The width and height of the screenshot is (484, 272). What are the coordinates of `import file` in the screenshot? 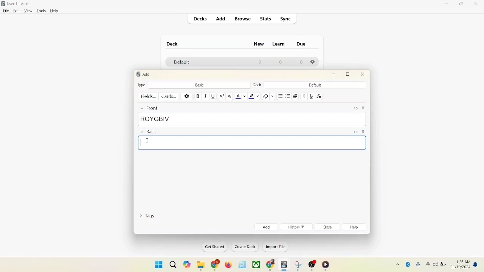 It's located at (275, 248).